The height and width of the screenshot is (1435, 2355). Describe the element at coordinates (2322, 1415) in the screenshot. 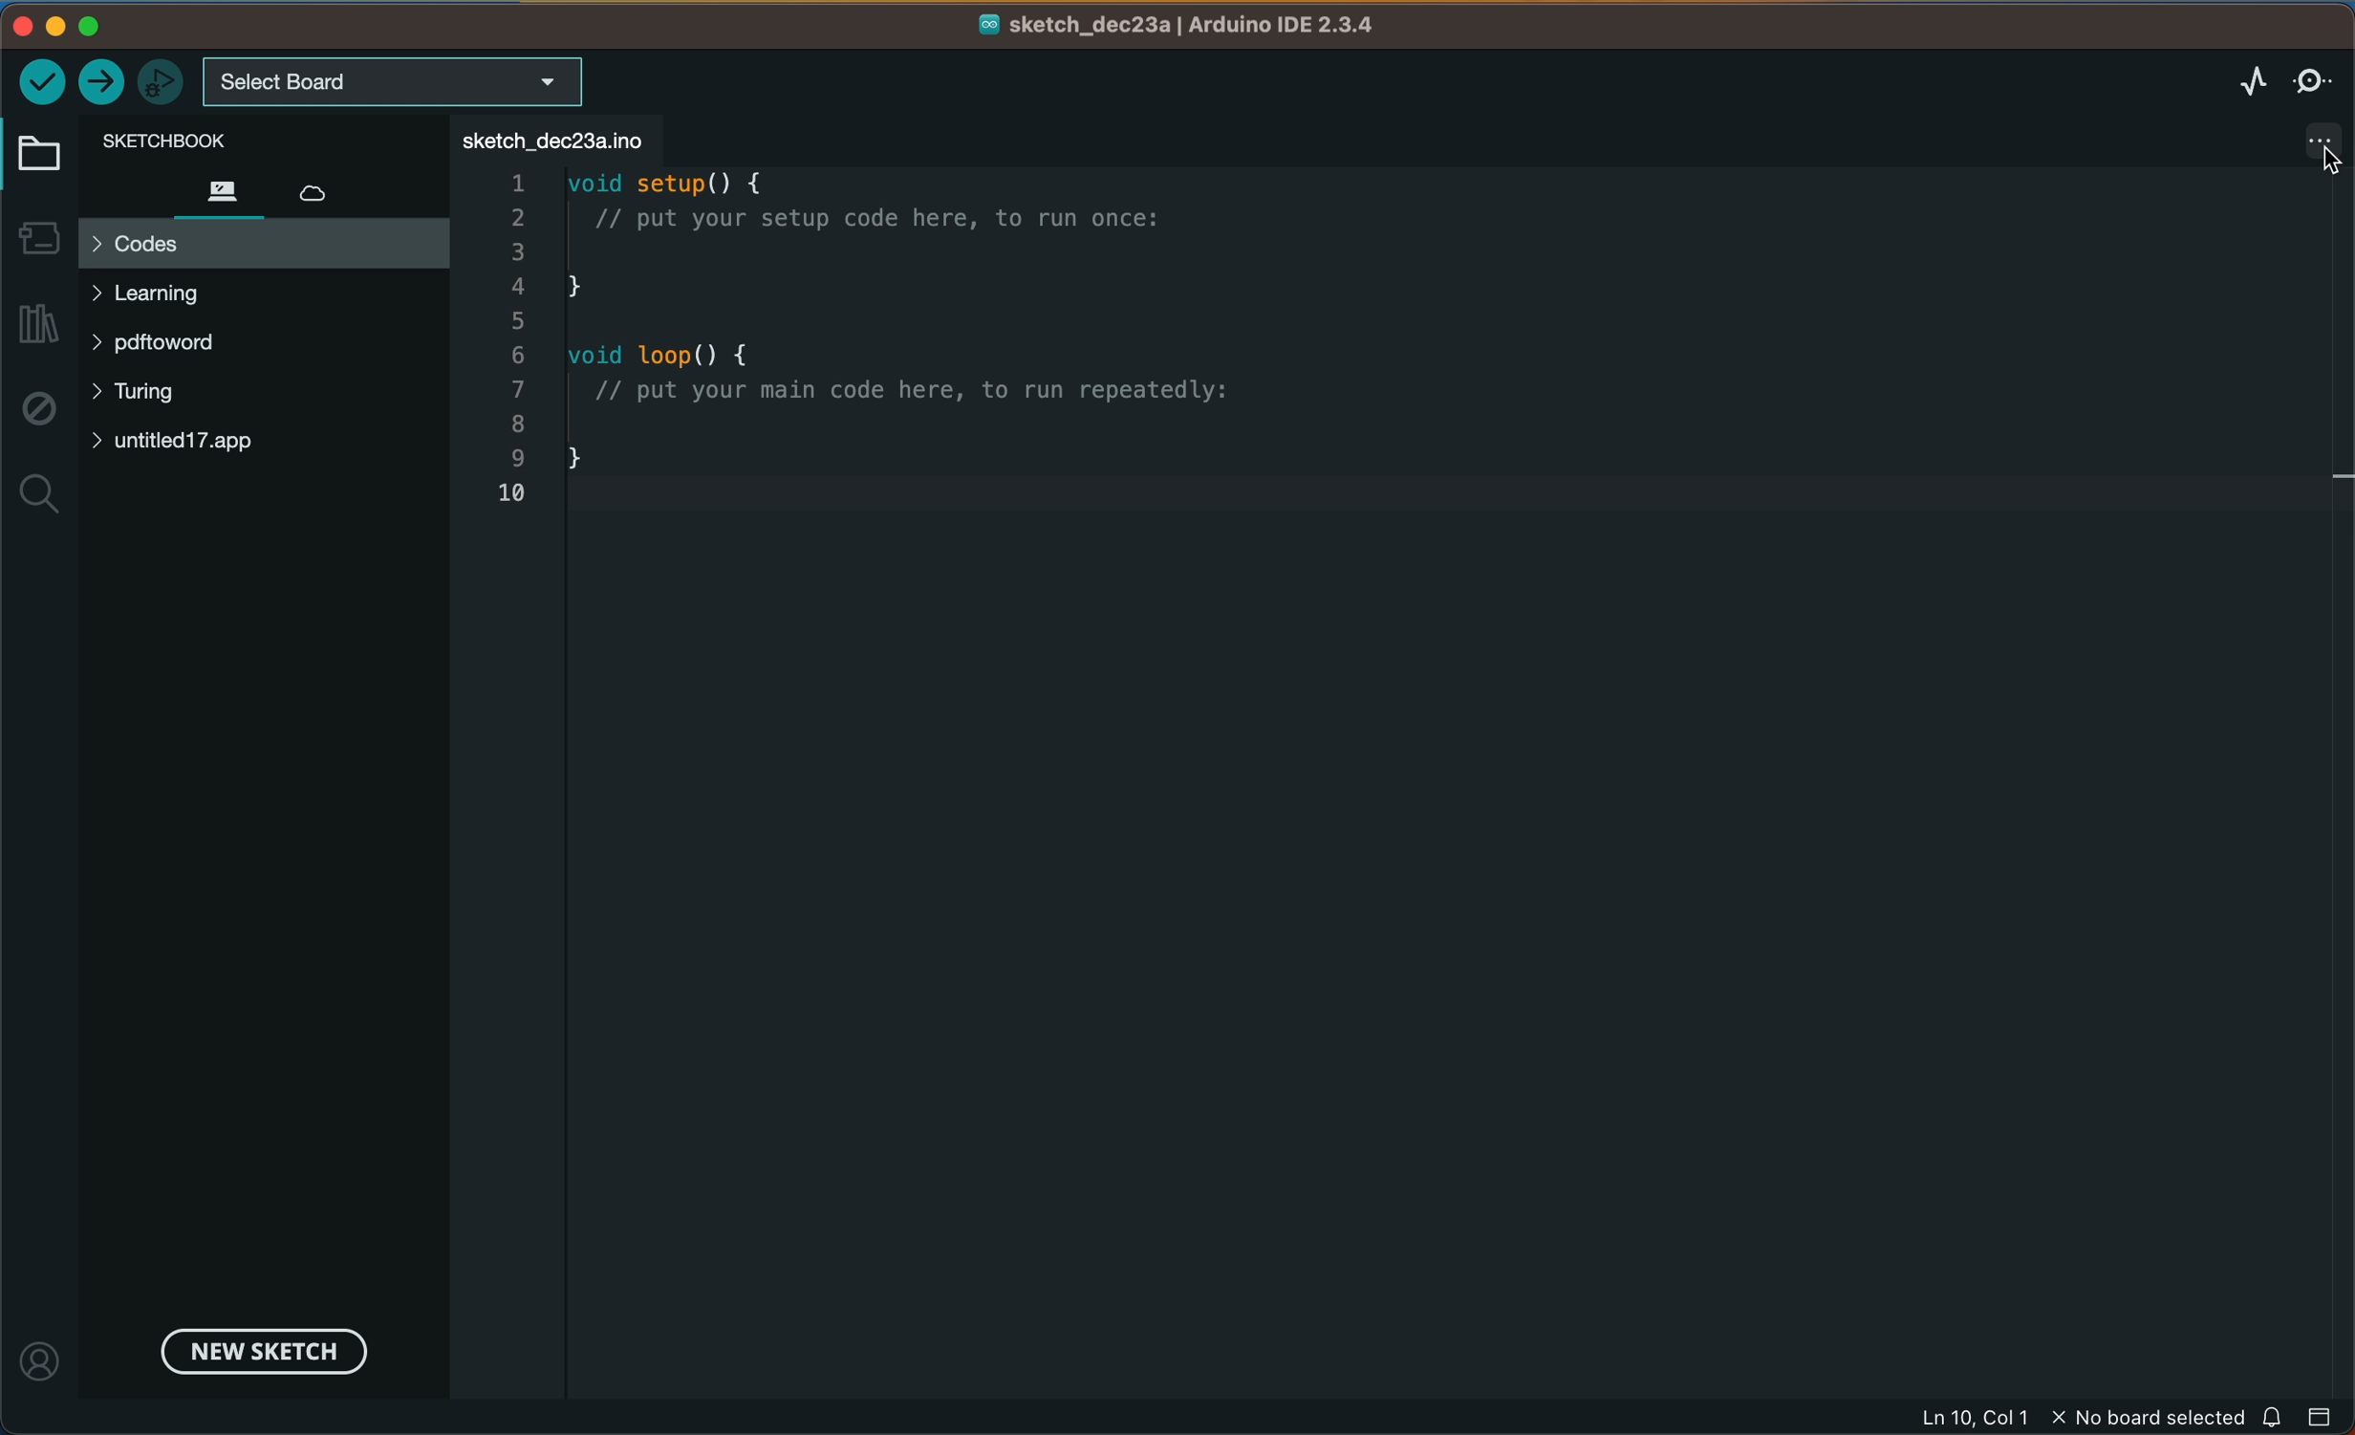

I see `close slide bar` at that location.